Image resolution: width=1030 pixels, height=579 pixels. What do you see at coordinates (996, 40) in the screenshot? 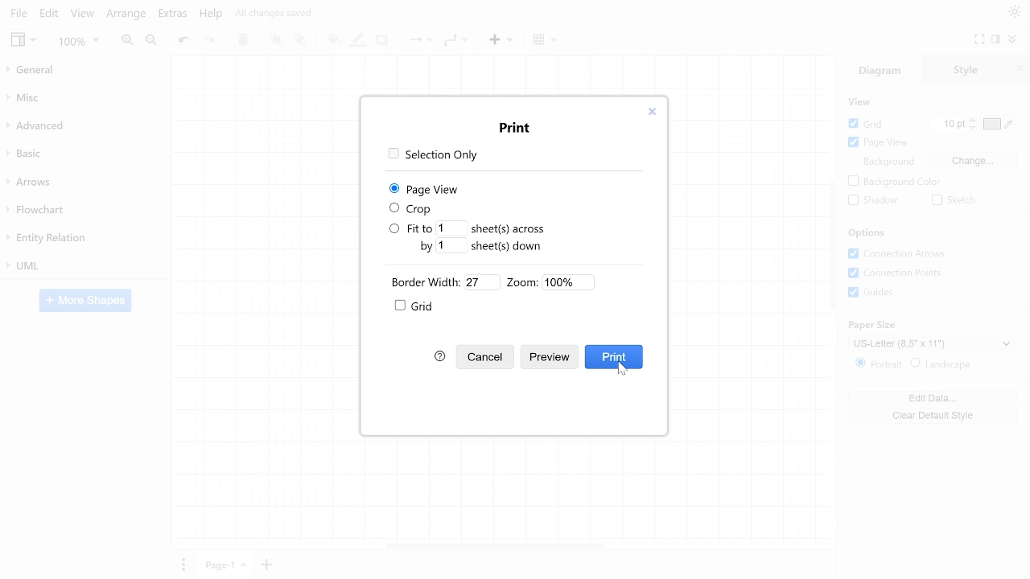
I see `Format` at bounding box center [996, 40].